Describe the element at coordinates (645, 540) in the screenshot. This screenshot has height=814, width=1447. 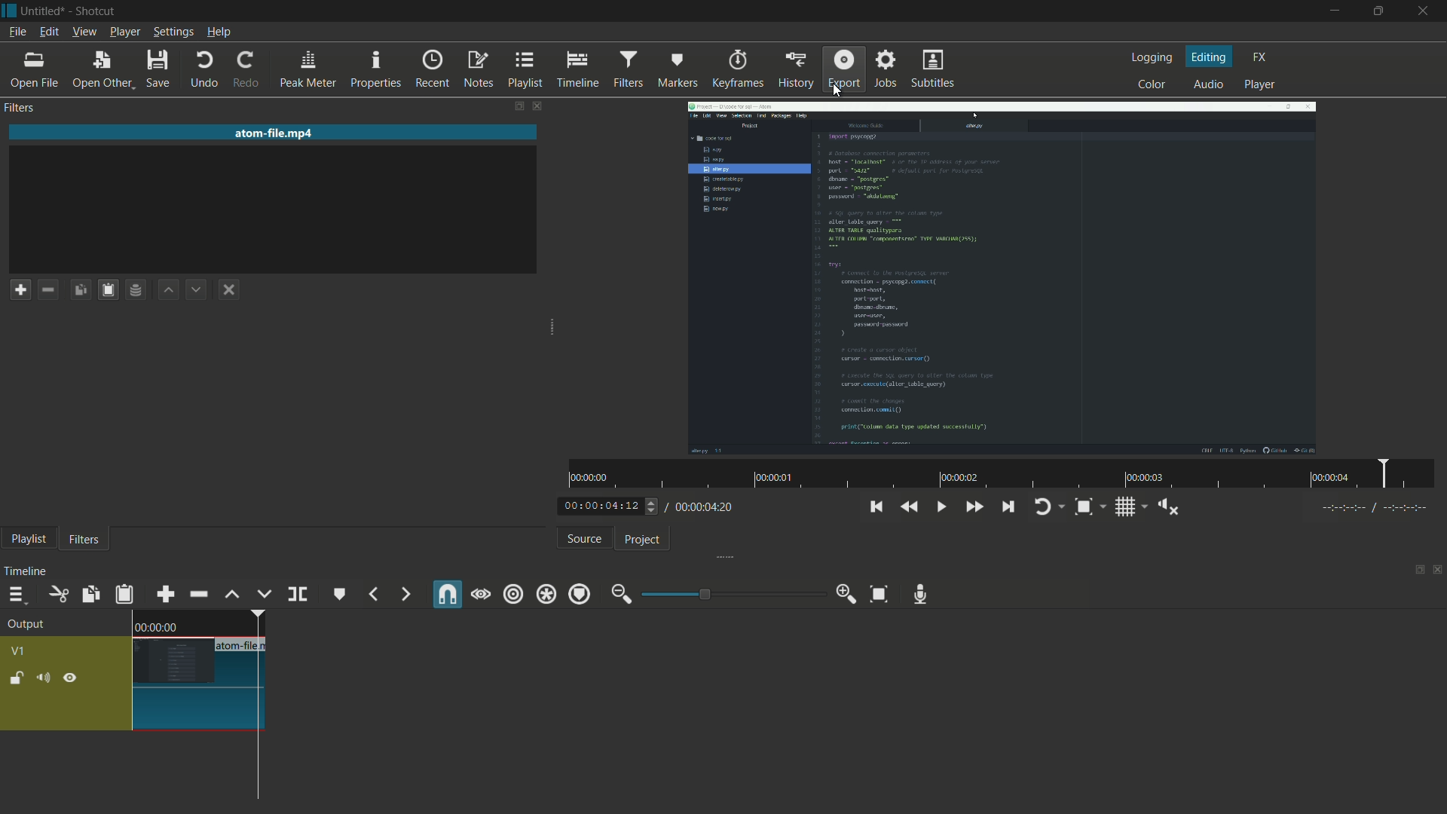
I see `project` at that location.